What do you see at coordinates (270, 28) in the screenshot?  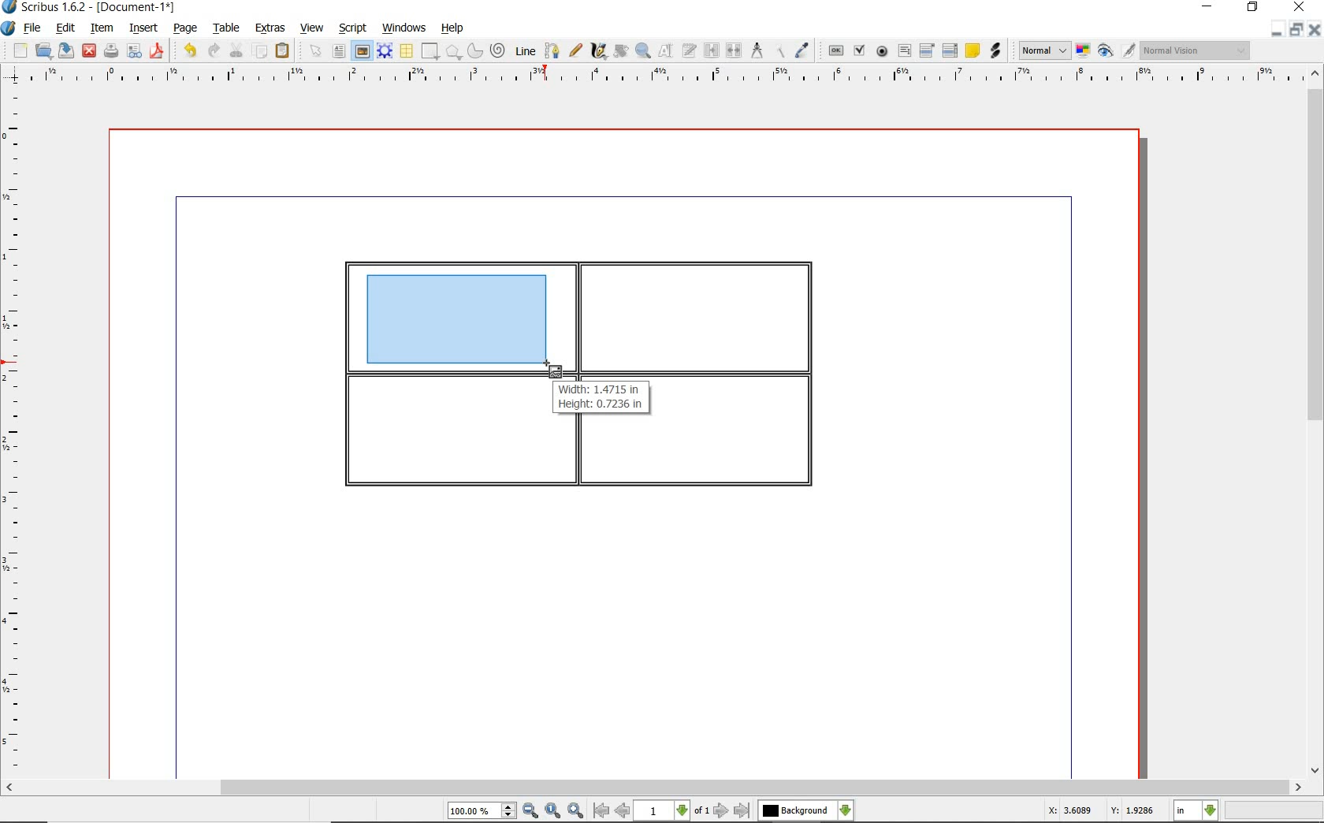 I see `extras` at bounding box center [270, 28].